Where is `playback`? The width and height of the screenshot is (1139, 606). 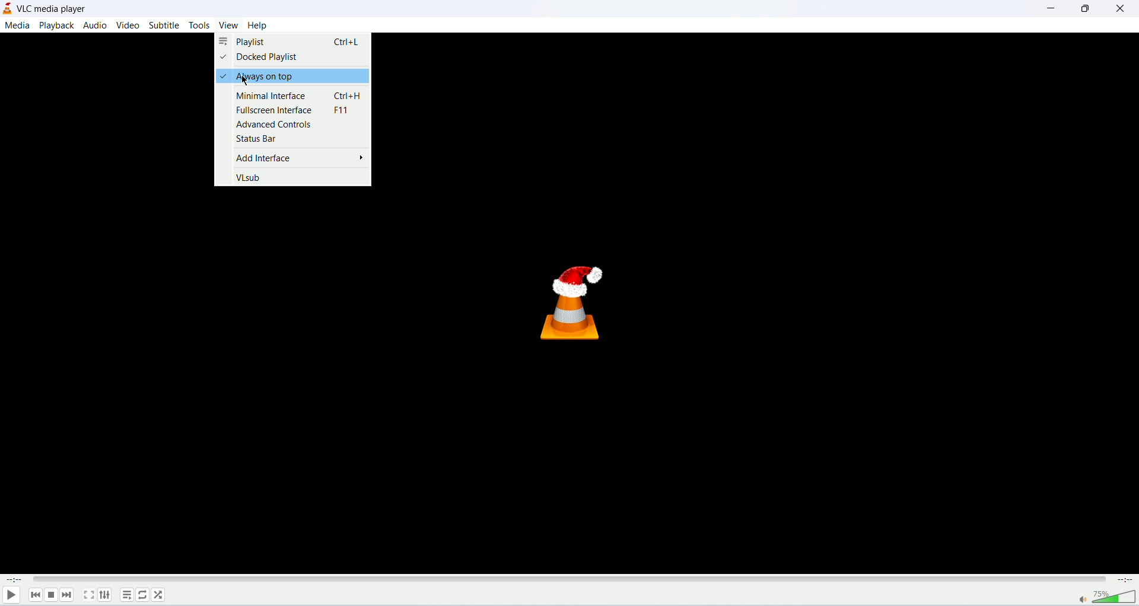 playback is located at coordinates (57, 25).